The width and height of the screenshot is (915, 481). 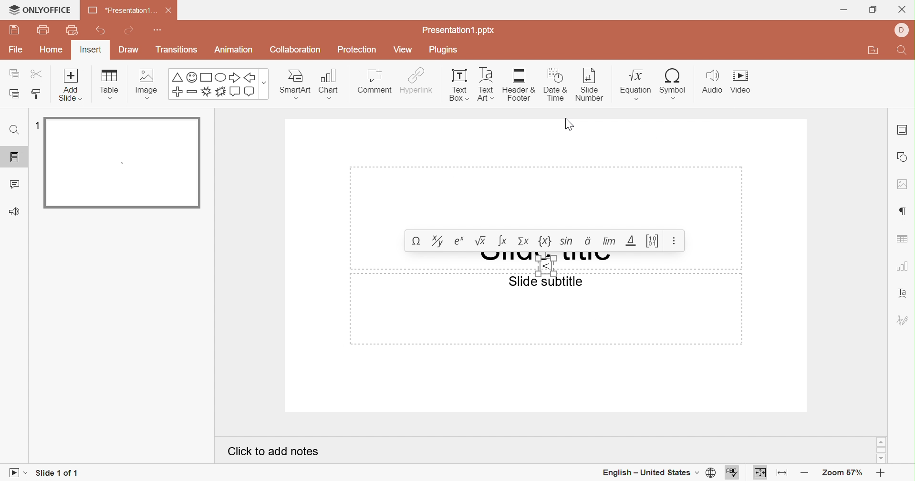 I want to click on Home, so click(x=50, y=51).